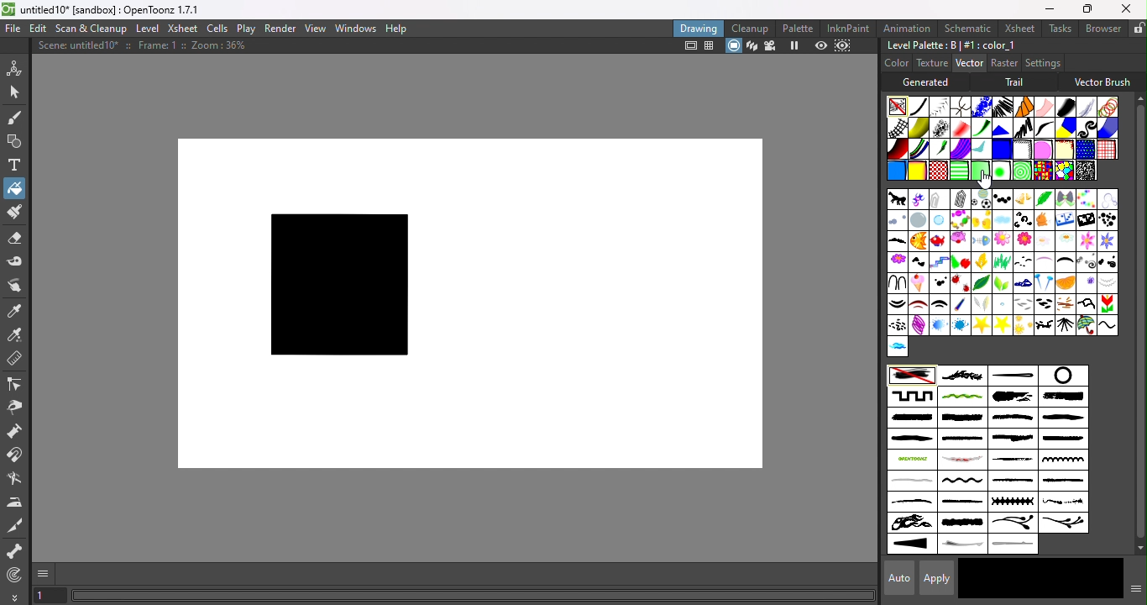  Describe the element at coordinates (1084, 170) in the screenshot. I see `Chalk` at that location.